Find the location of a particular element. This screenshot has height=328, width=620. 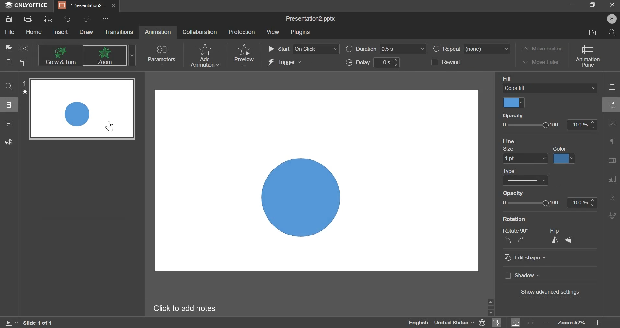

find is located at coordinates (8, 86).